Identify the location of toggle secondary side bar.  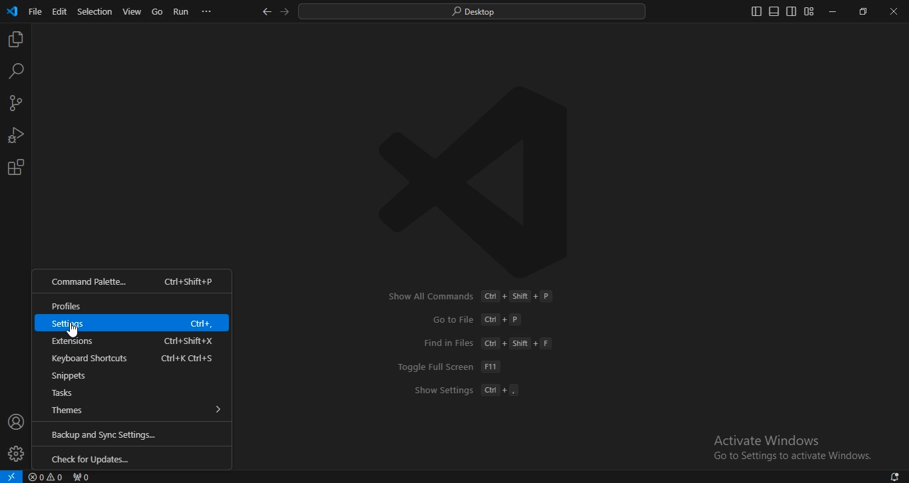
(791, 11).